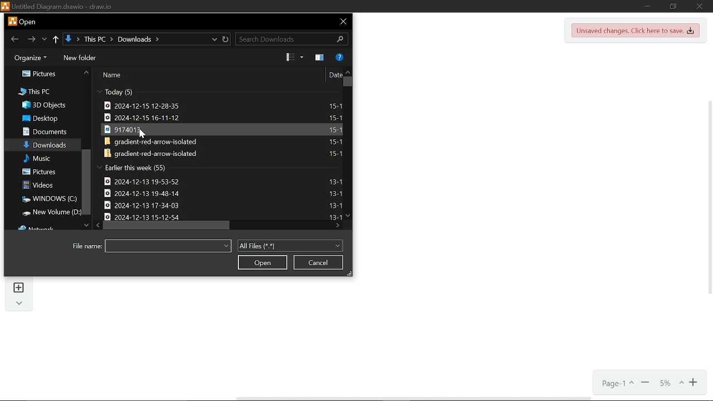  I want to click on  zoom options, so click(667, 381).